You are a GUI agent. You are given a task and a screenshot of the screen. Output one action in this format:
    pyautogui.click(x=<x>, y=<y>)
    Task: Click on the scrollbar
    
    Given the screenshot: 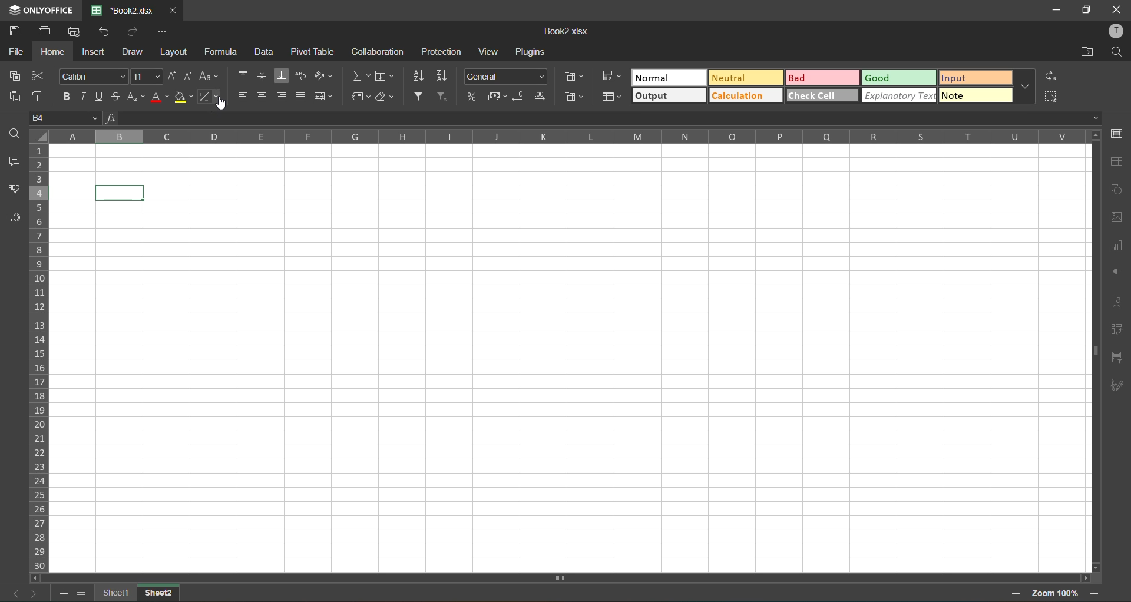 What is the action you would take?
    pyautogui.click(x=1097, y=351)
    